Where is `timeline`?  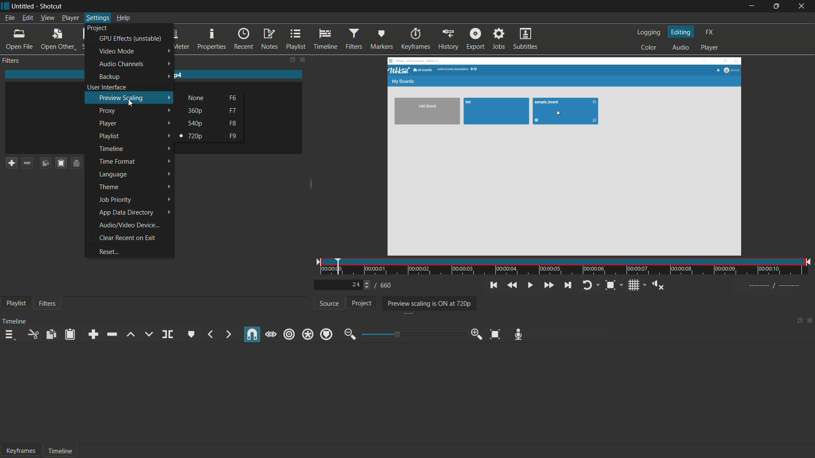
timeline is located at coordinates (111, 149).